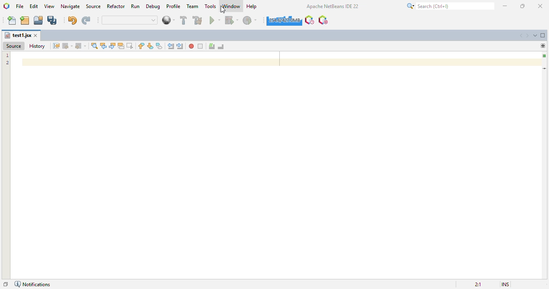  Describe the element at coordinates (94, 6) in the screenshot. I see `source` at that location.